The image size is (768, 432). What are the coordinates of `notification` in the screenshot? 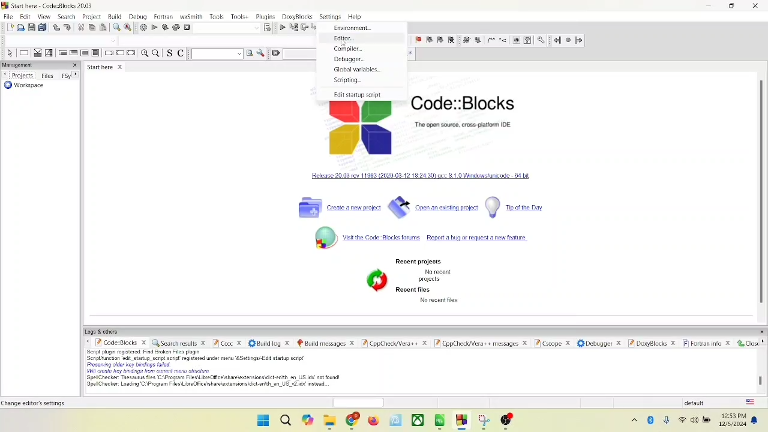 It's located at (756, 420).